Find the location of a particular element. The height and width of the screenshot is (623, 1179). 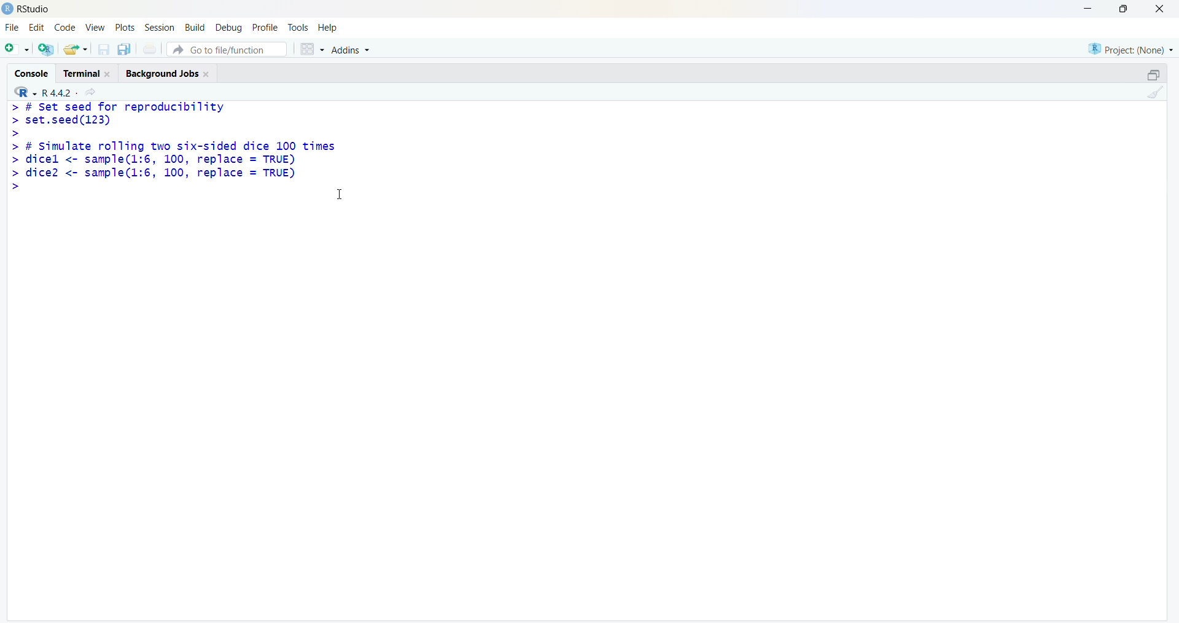

project (none) is located at coordinates (1130, 50).